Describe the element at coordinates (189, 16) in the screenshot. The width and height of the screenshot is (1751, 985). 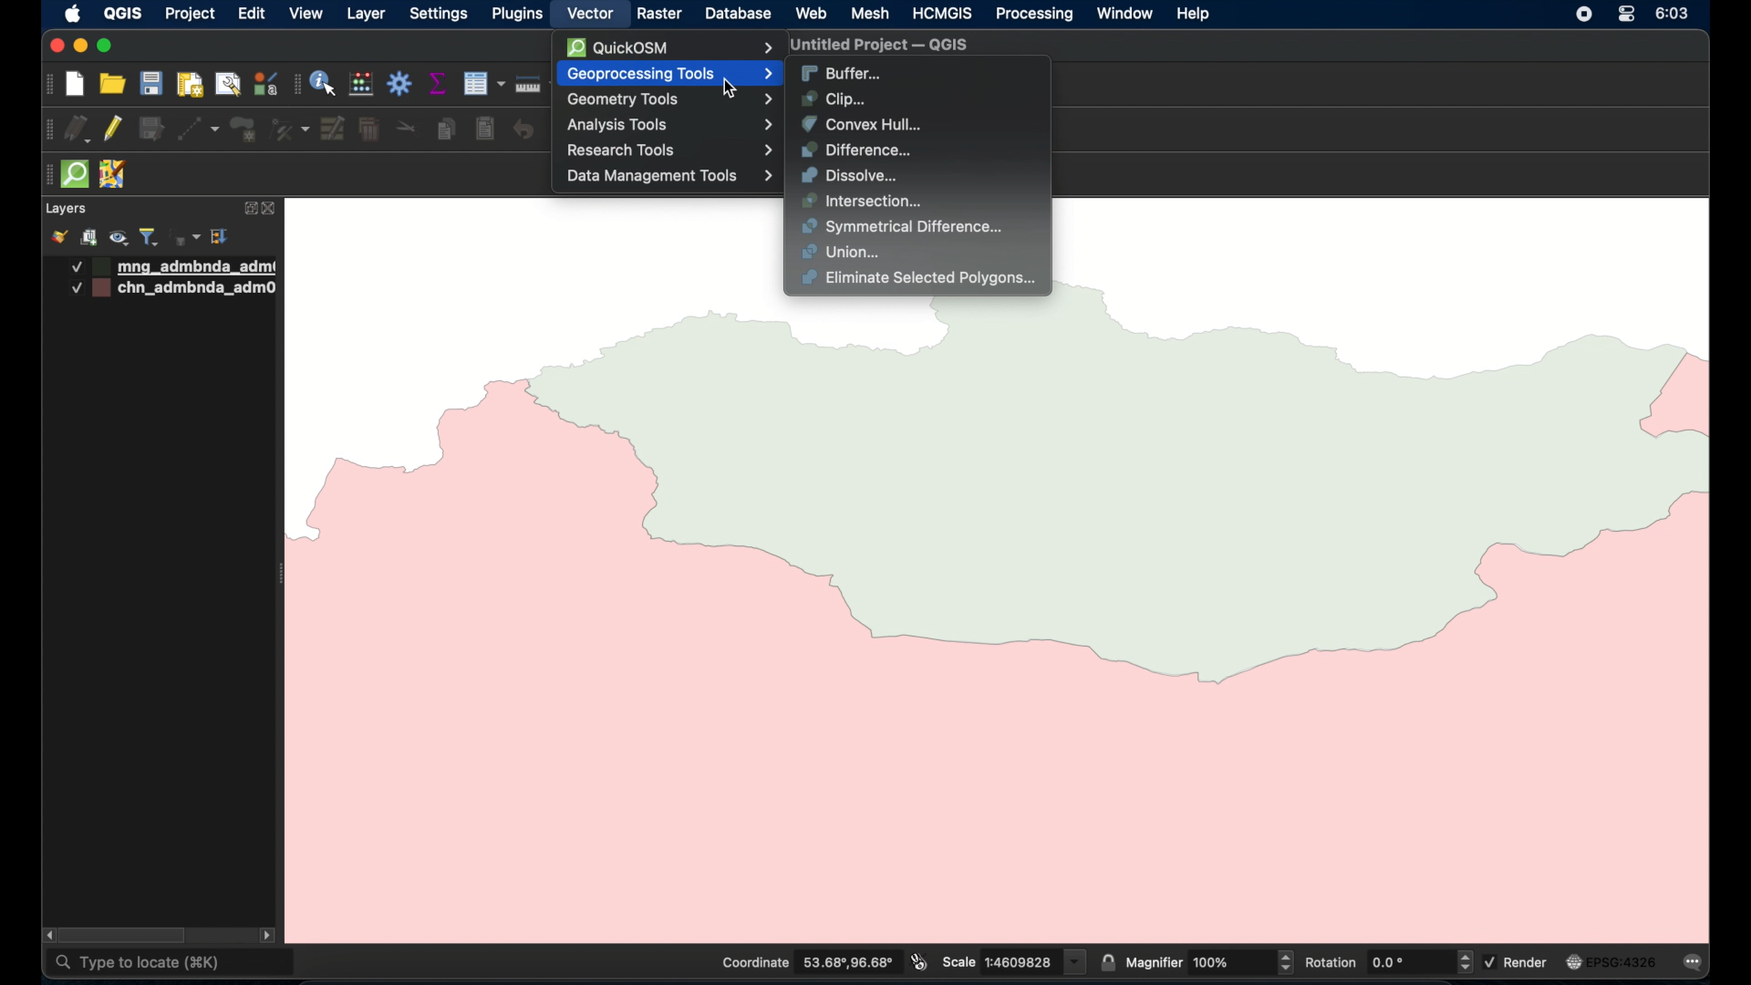
I see `project` at that location.